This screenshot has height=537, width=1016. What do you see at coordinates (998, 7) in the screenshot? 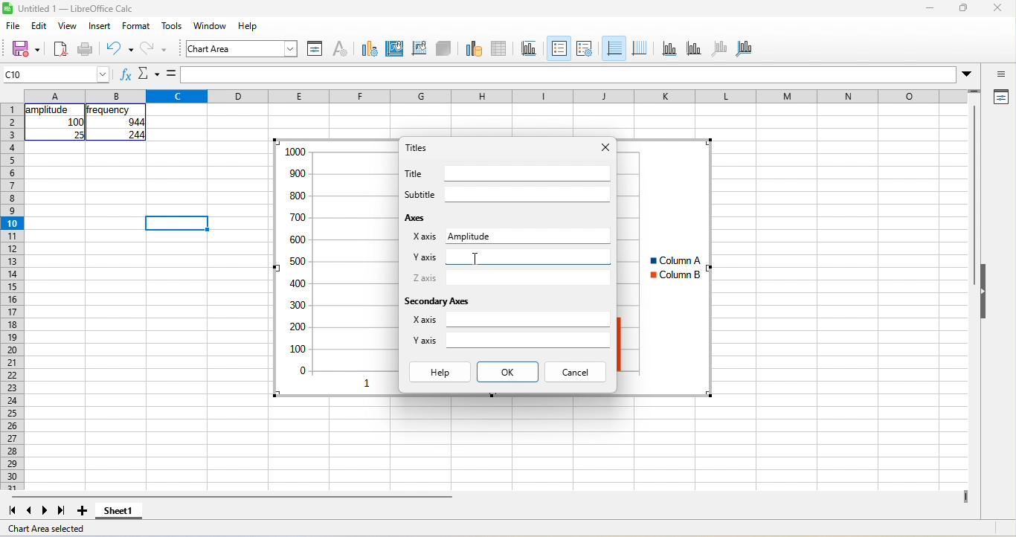
I see `close` at bounding box center [998, 7].